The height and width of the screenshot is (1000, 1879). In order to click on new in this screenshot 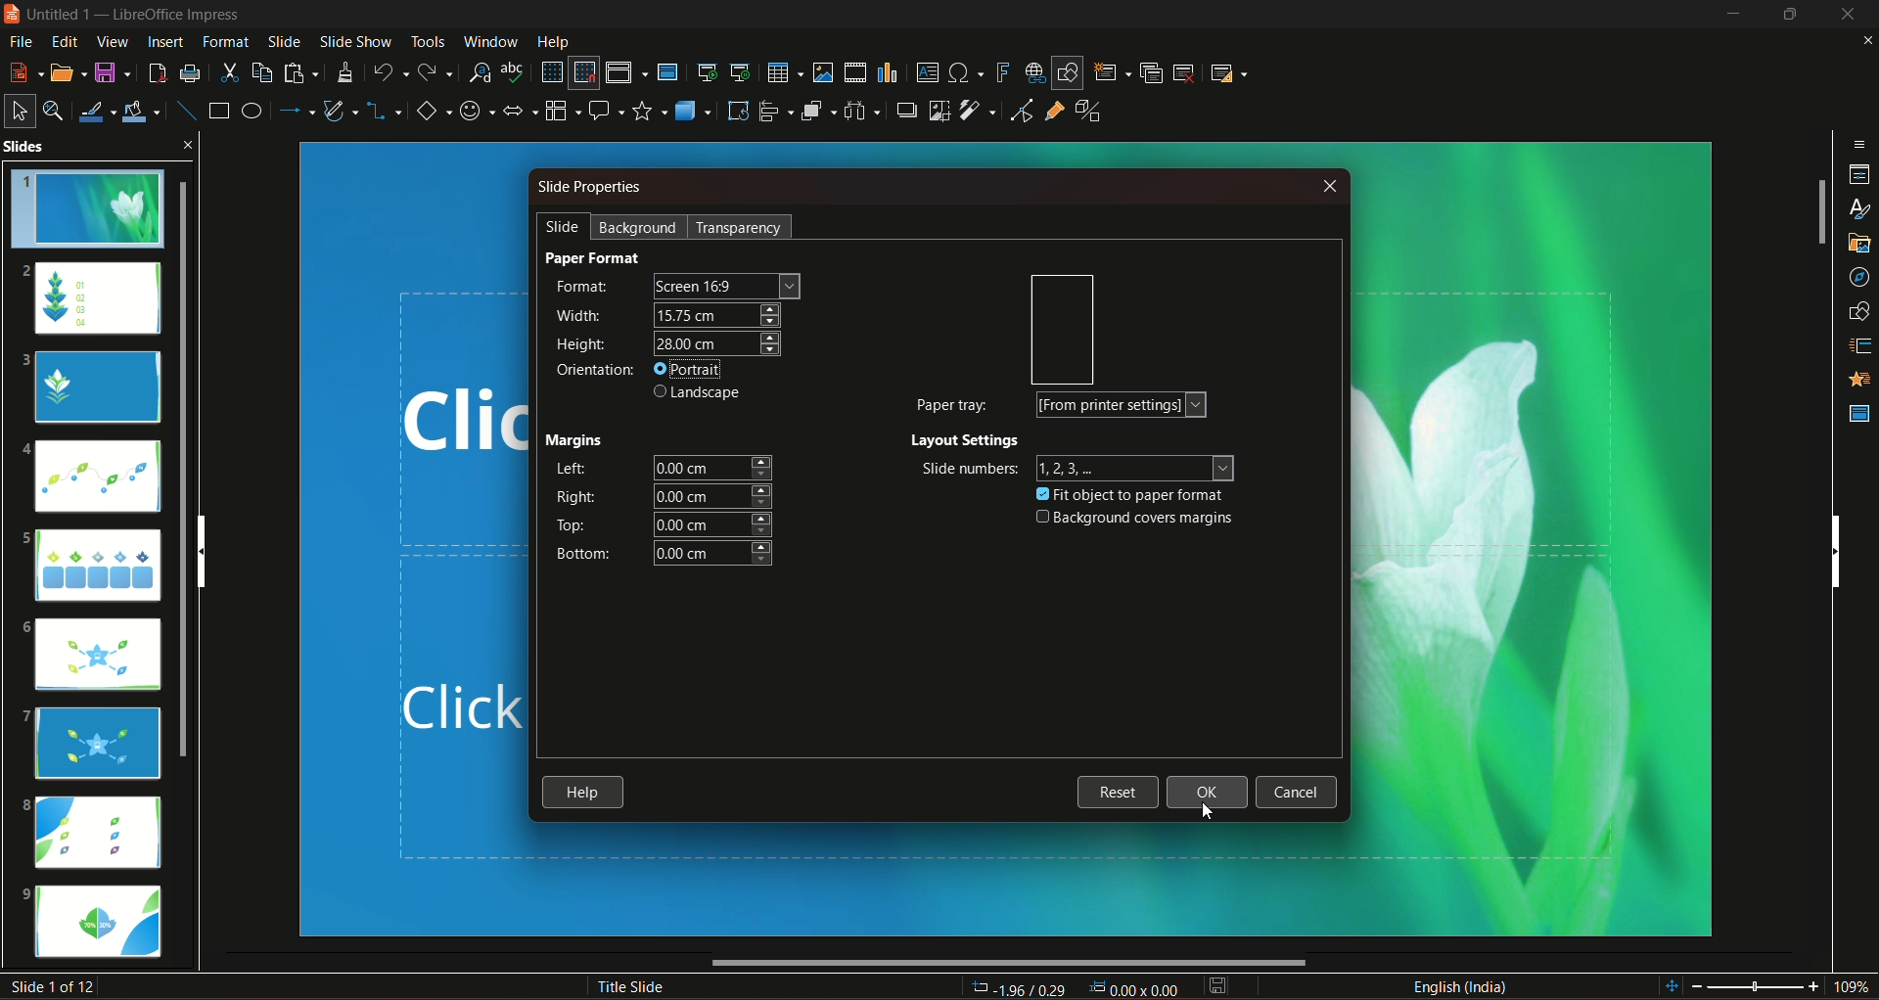, I will do `click(24, 70)`.